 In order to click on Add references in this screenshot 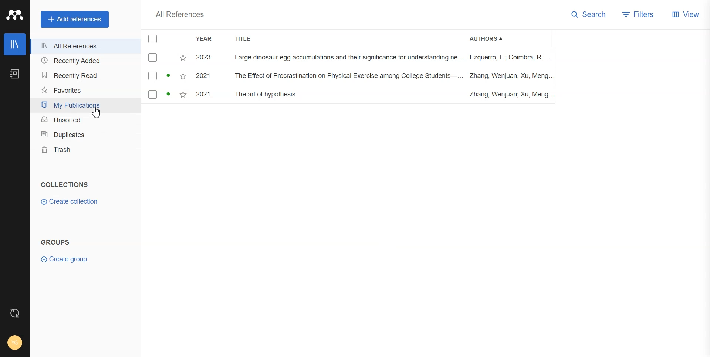, I will do `click(75, 20)`.